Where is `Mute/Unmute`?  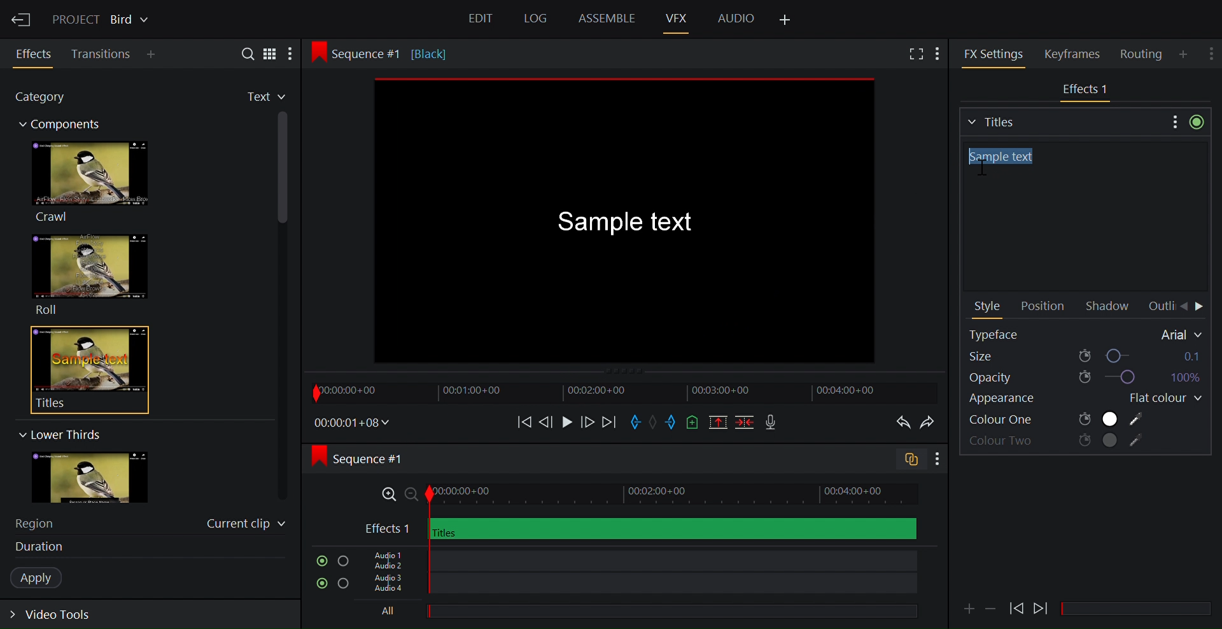 Mute/Unmute is located at coordinates (319, 584).